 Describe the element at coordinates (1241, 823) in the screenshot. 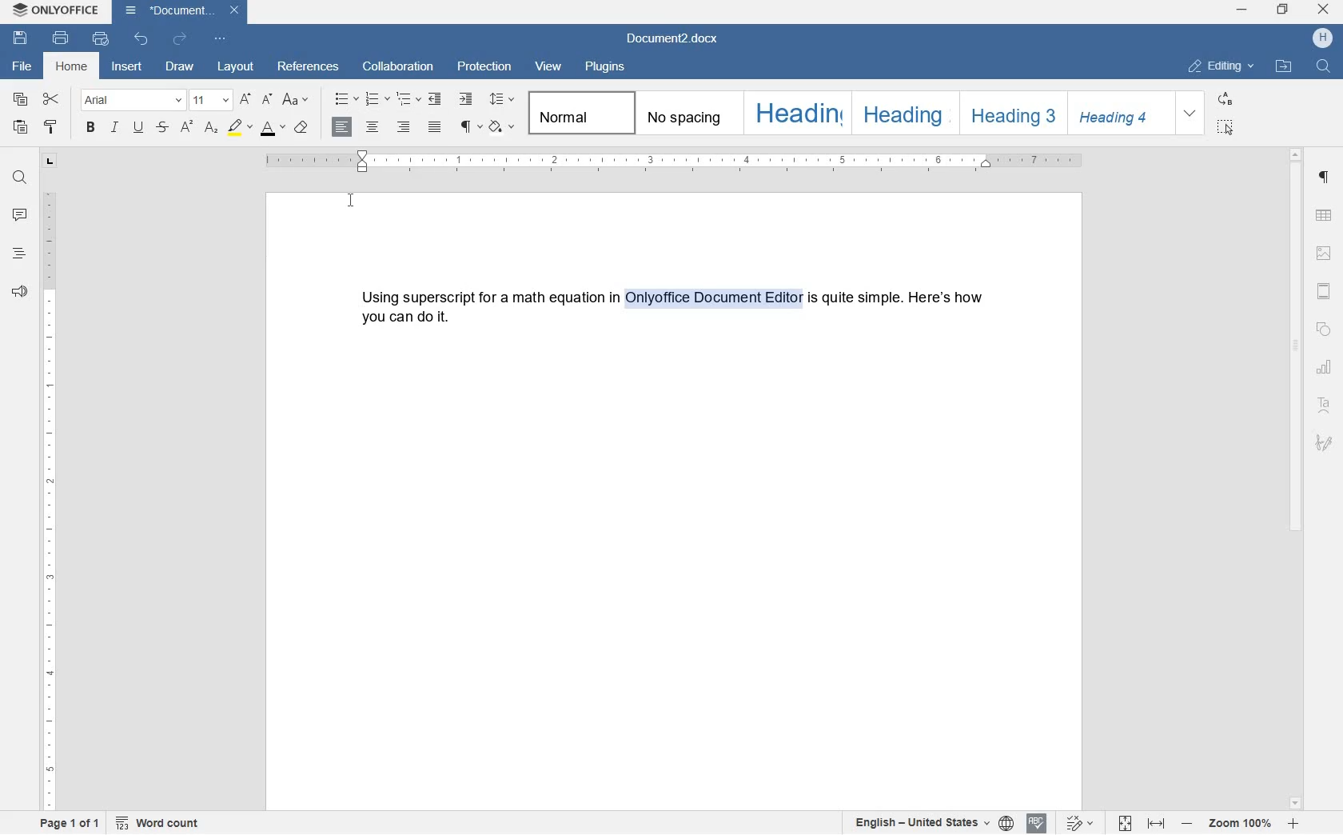

I see `zoom in or zoom out` at that location.